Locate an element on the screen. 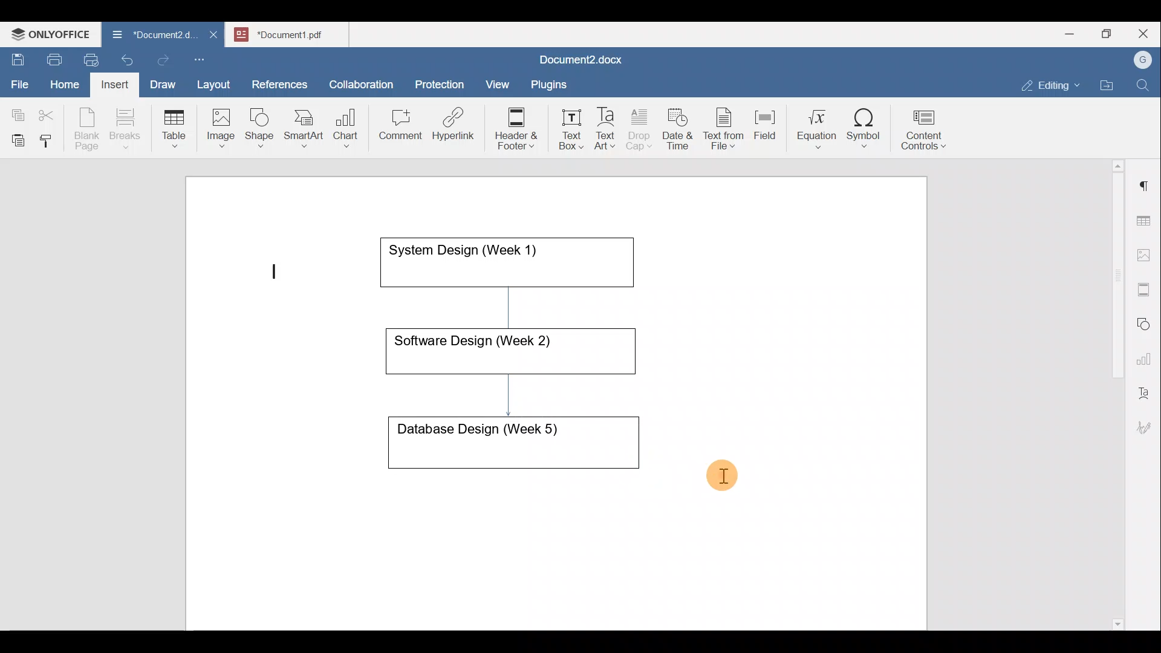 The width and height of the screenshot is (1161, 653). Open file location is located at coordinates (1110, 86).